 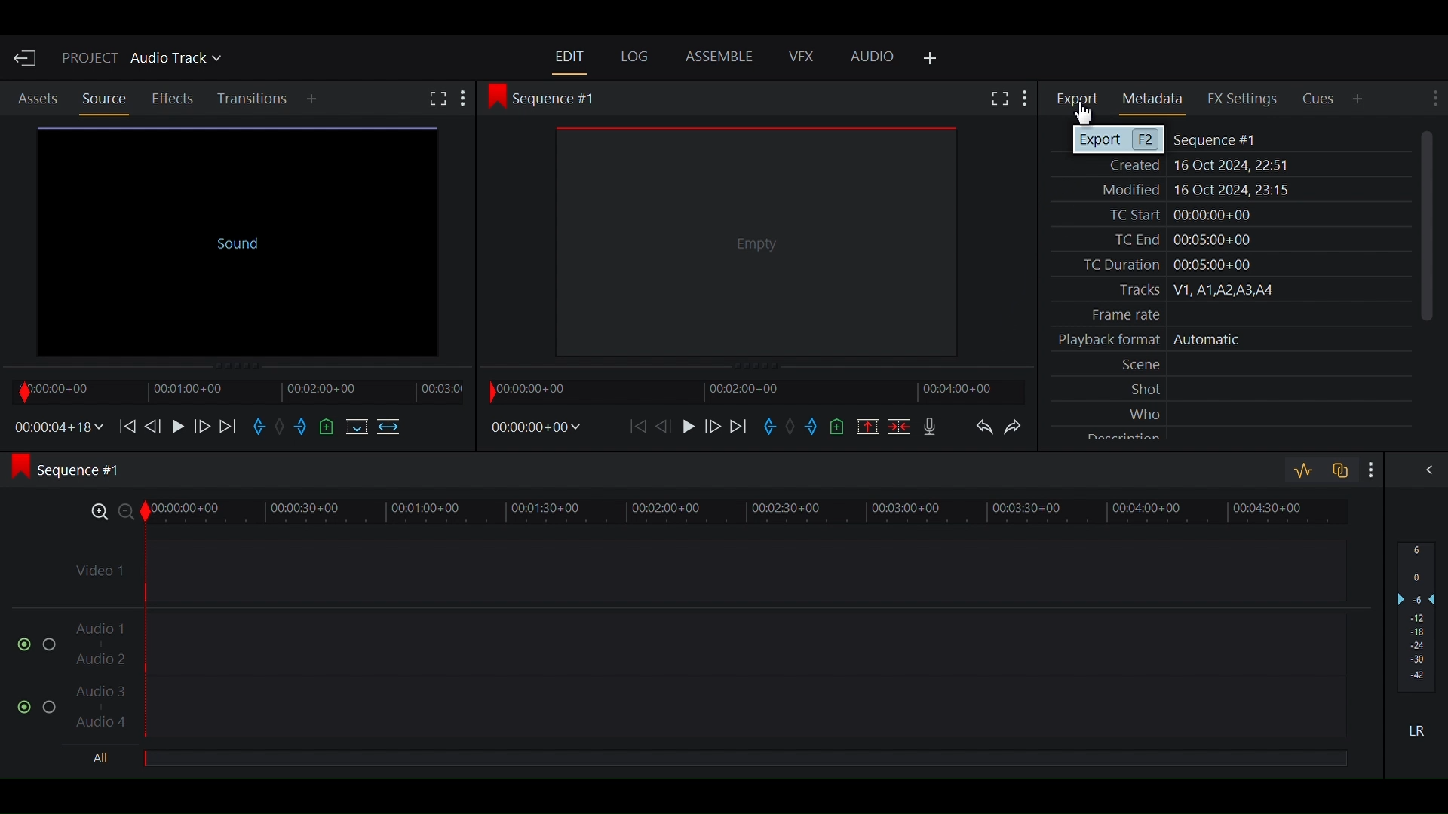 I want to click on Clear marks, so click(x=793, y=428).